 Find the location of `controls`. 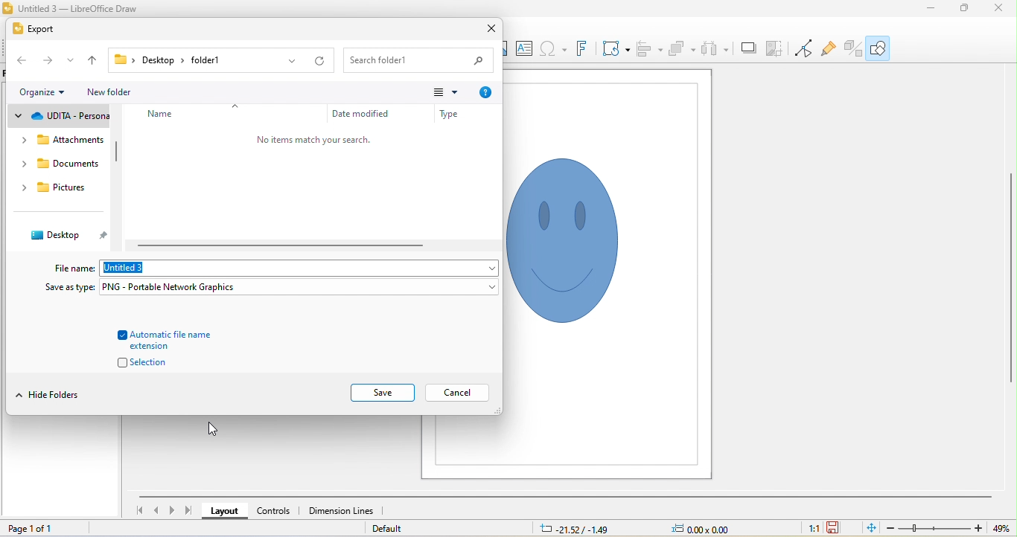

controls is located at coordinates (275, 511).